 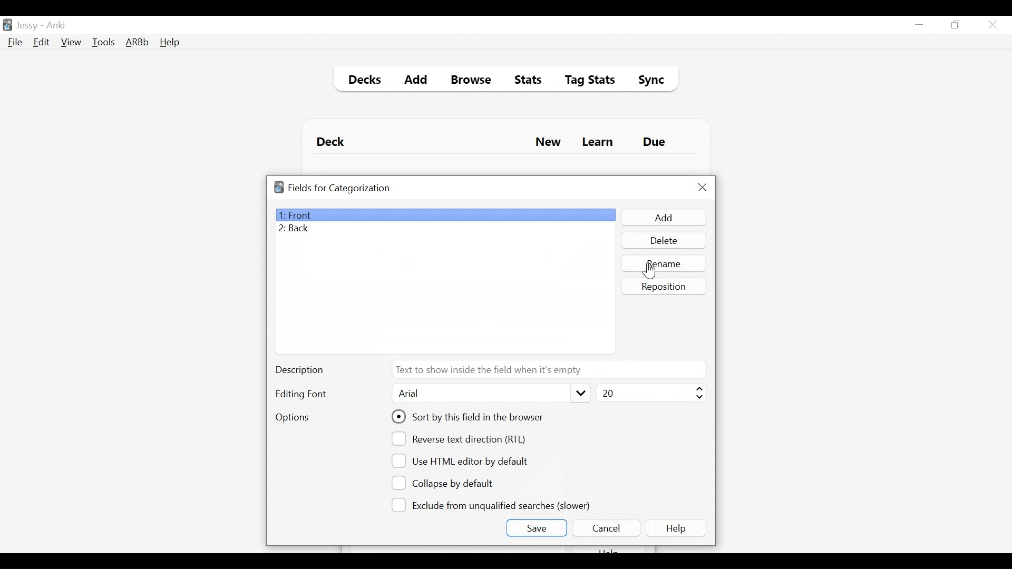 I want to click on Add, so click(x=663, y=218).